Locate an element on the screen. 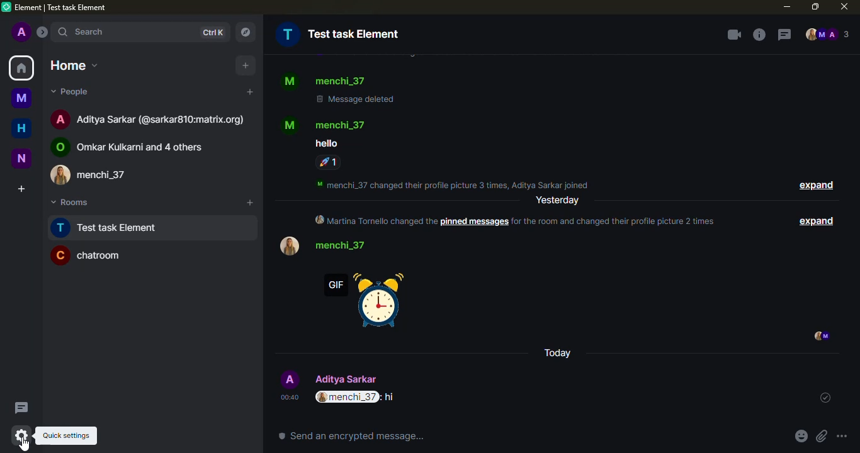  minimize is located at coordinates (786, 7).